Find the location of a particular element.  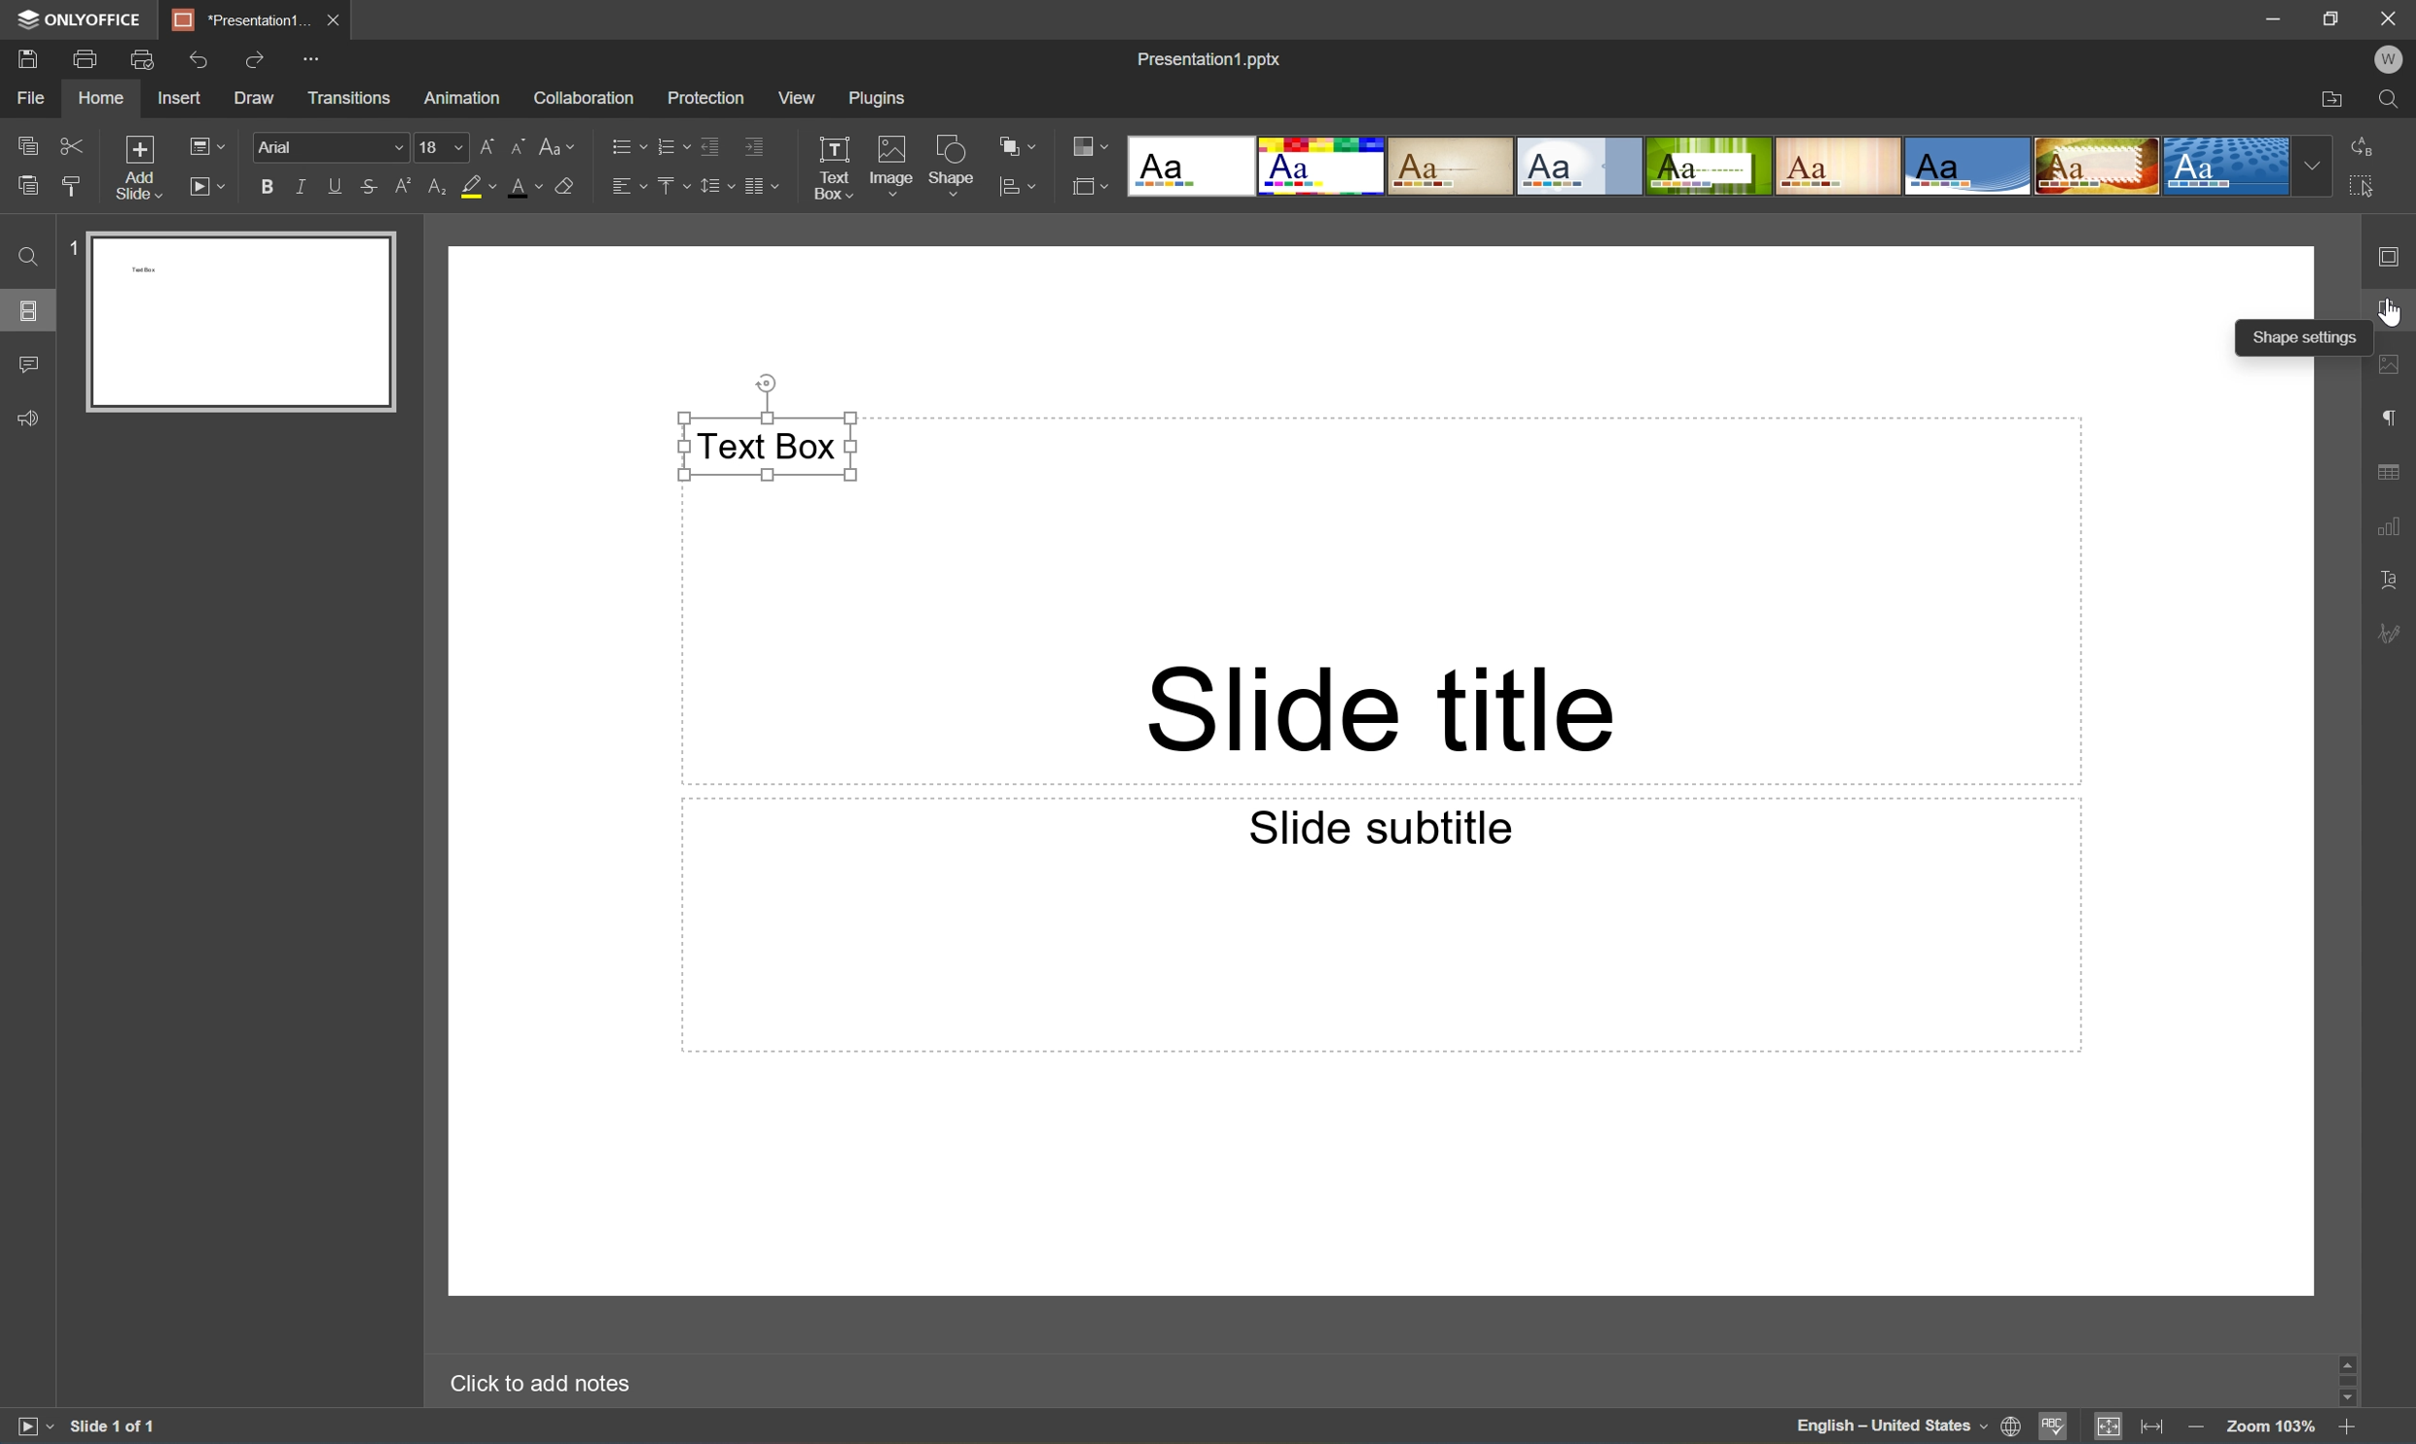

Draw is located at coordinates (255, 96).